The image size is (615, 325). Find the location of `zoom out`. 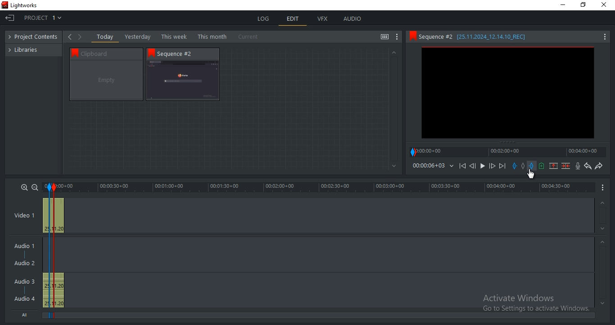

zoom out is located at coordinates (35, 187).